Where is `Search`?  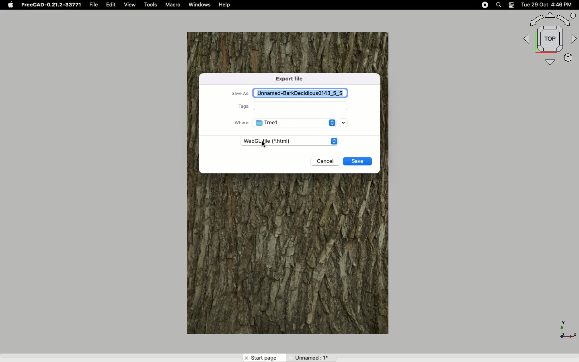
Search is located at coordinates (499, 5).